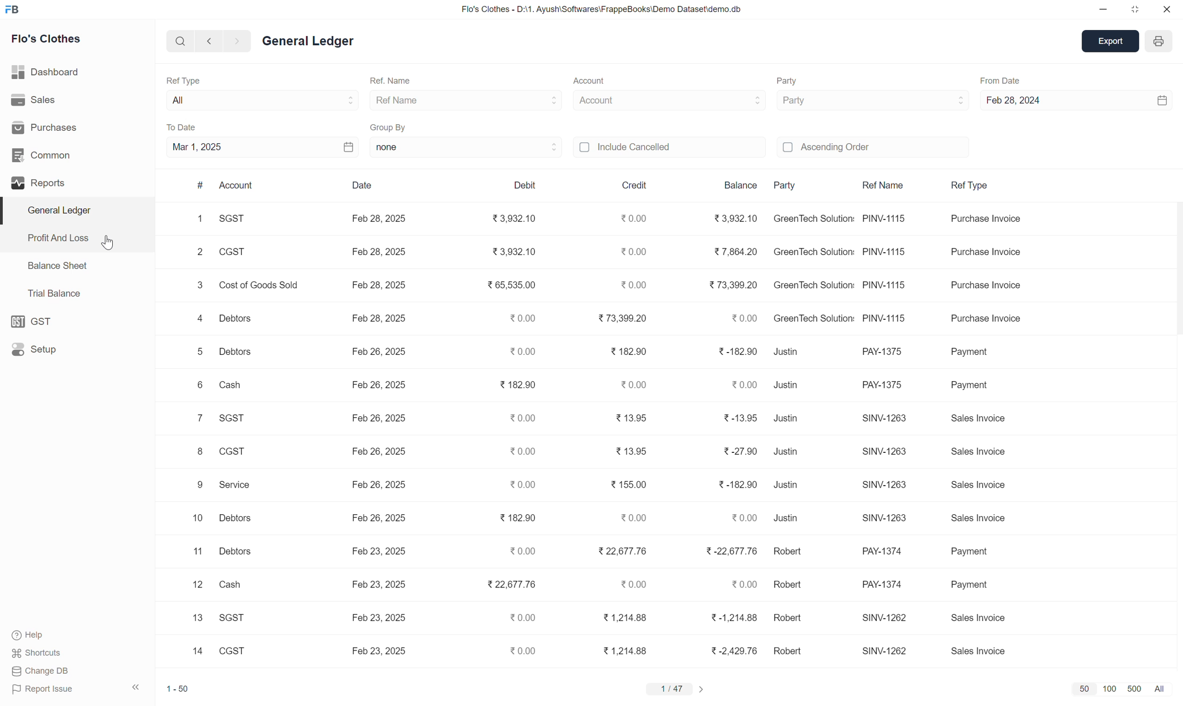 This screenshot has height=706, width=1183. Describe the element at coordinates (518, 322) in the screenshot. I see `₹0.00` at that location.